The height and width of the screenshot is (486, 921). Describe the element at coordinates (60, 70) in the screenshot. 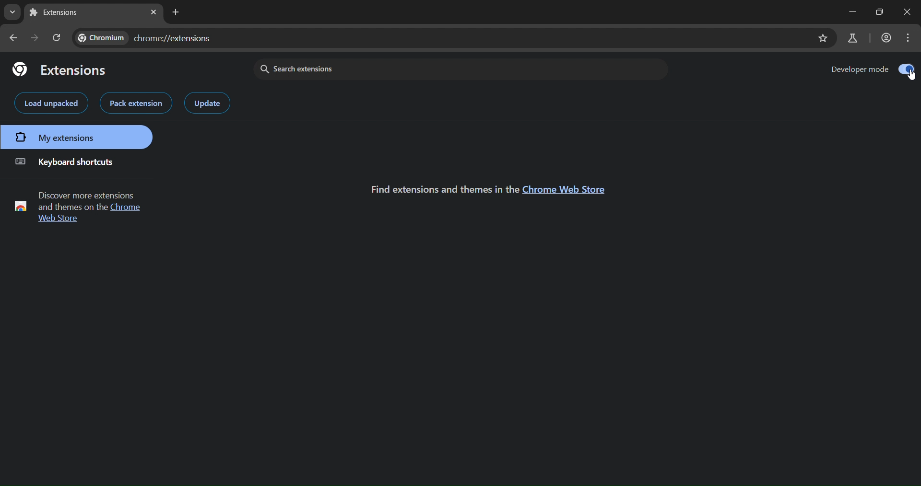

I see `extensions` at that location.